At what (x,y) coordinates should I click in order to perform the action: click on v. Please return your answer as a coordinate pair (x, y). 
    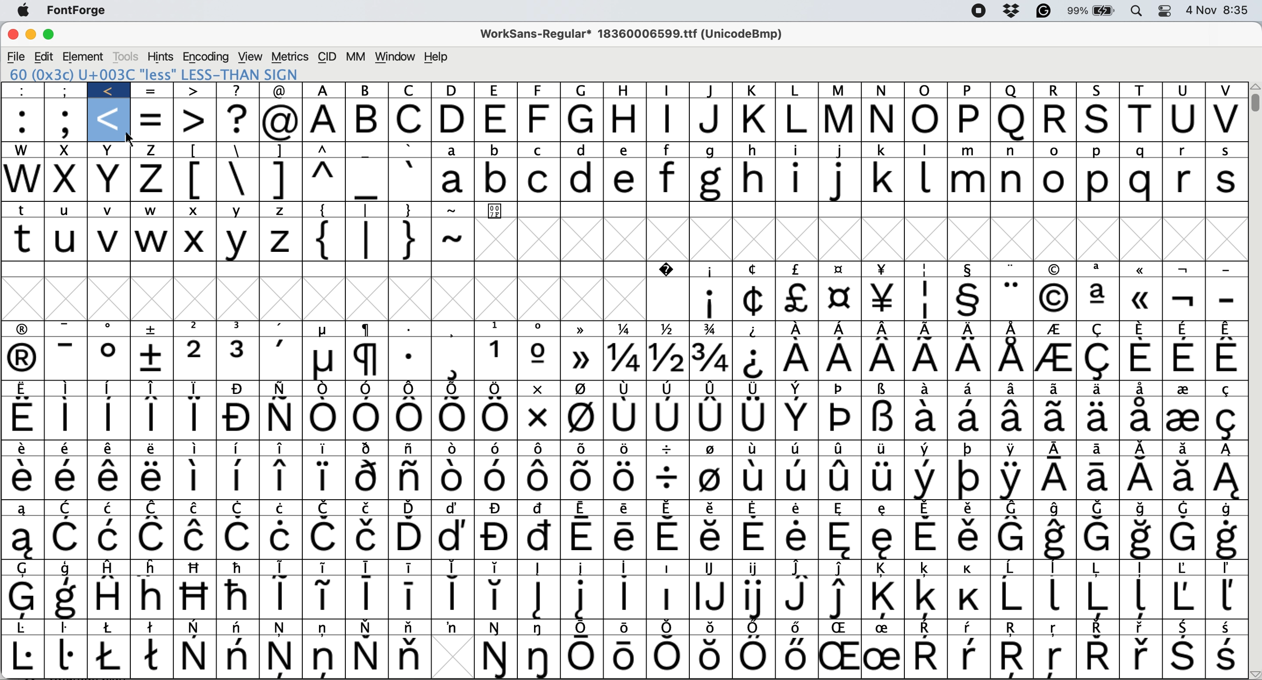
    Looking at the image, I should click on (113, 210).